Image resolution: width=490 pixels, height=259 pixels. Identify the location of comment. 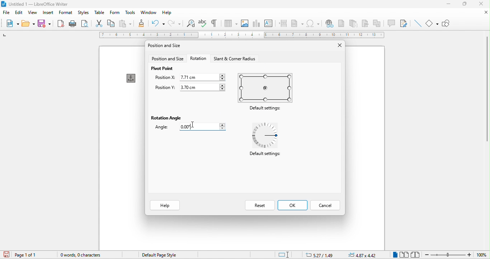
(391, 23).